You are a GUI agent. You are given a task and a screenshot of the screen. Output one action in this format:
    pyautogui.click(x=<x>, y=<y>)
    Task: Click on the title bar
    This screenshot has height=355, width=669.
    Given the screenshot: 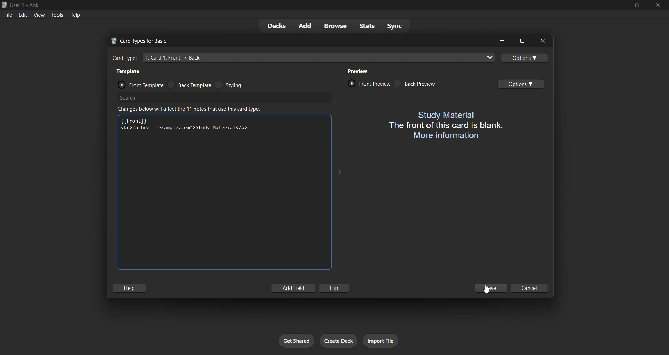 What is the action you would take?
    pyautogui.click(x=297, y=41)
    